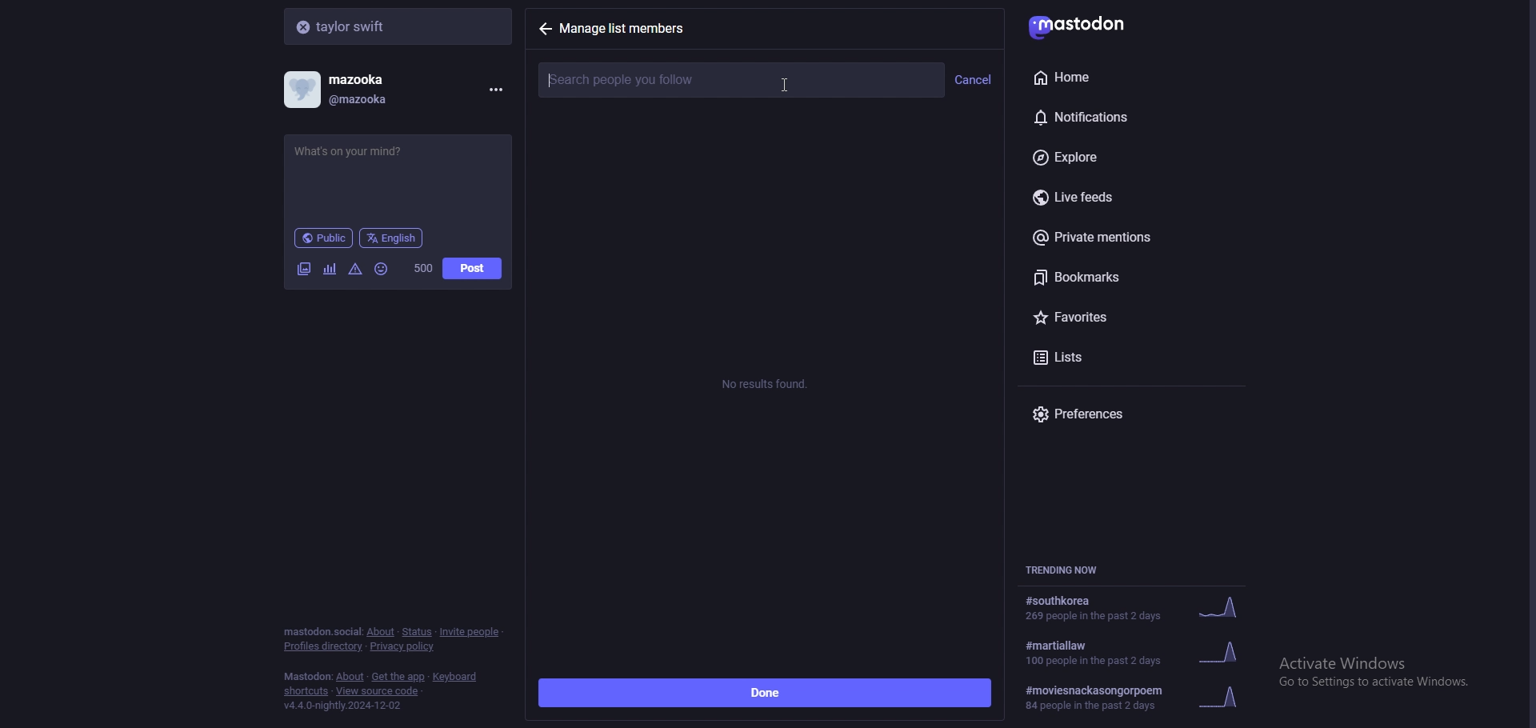 This screenshot has height=728, width=1536. What do you see at coordinates (306, 693) in the screenshot?
I see `shortcuts` at bounding box center [306, 693].